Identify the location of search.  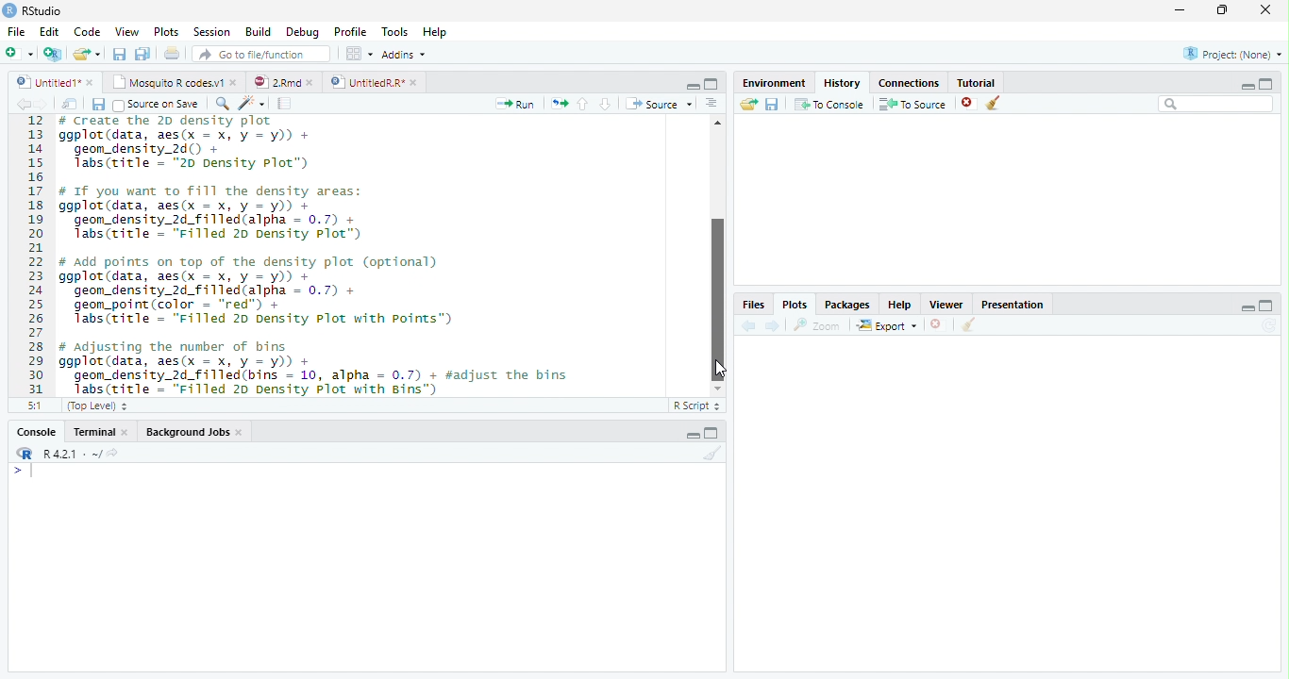
(219, 103).